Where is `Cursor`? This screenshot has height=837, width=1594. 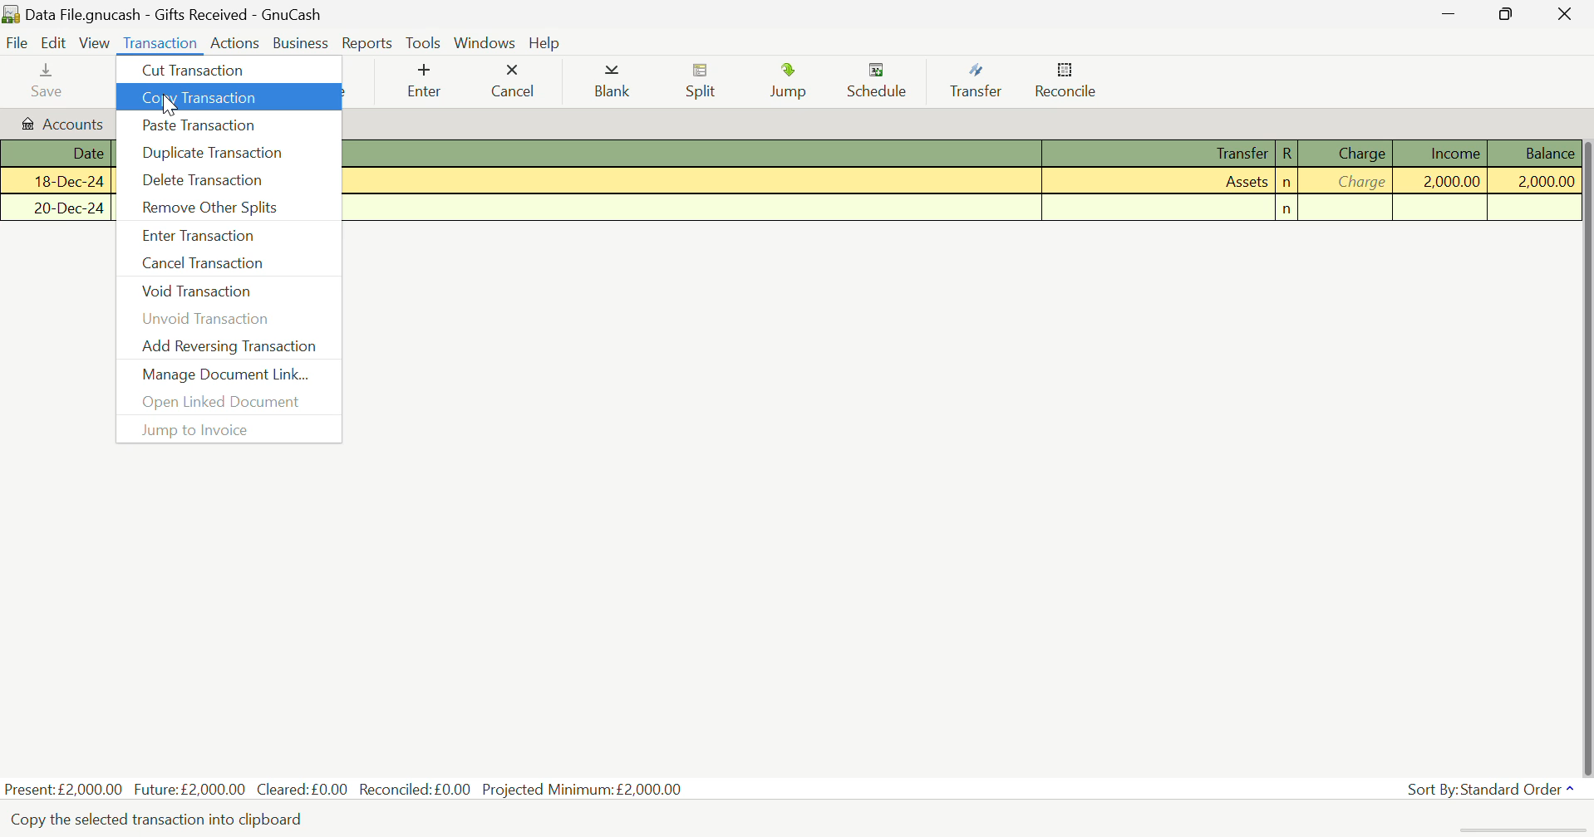
Cursor is located at coordinates (166, 104).